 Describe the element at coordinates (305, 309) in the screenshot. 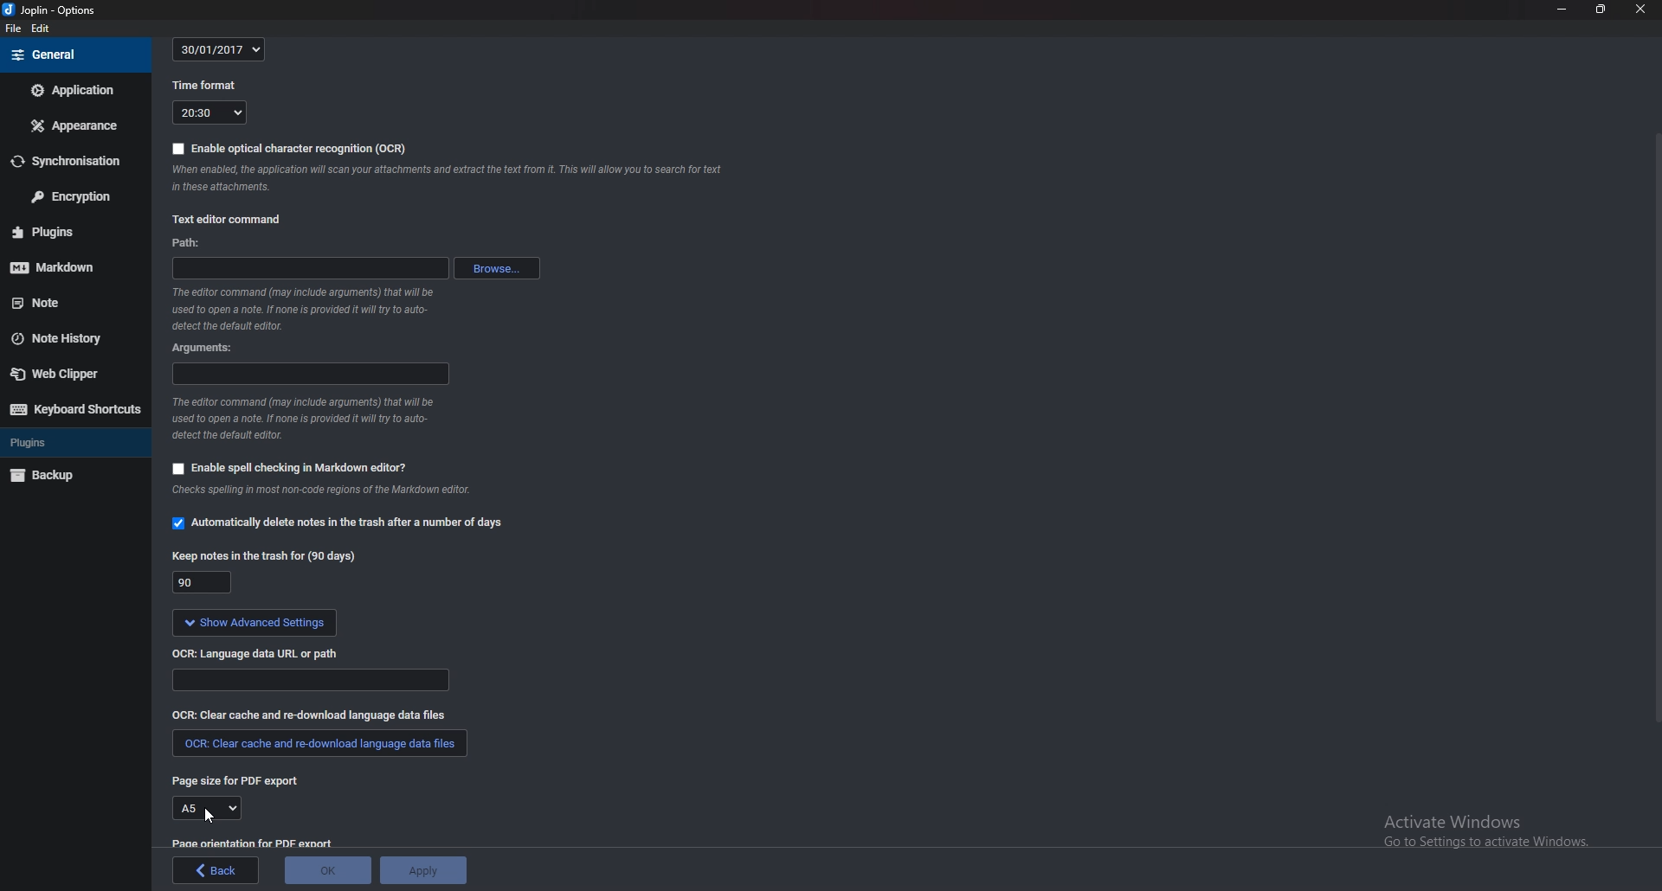

I see `info on editor command` at that location.